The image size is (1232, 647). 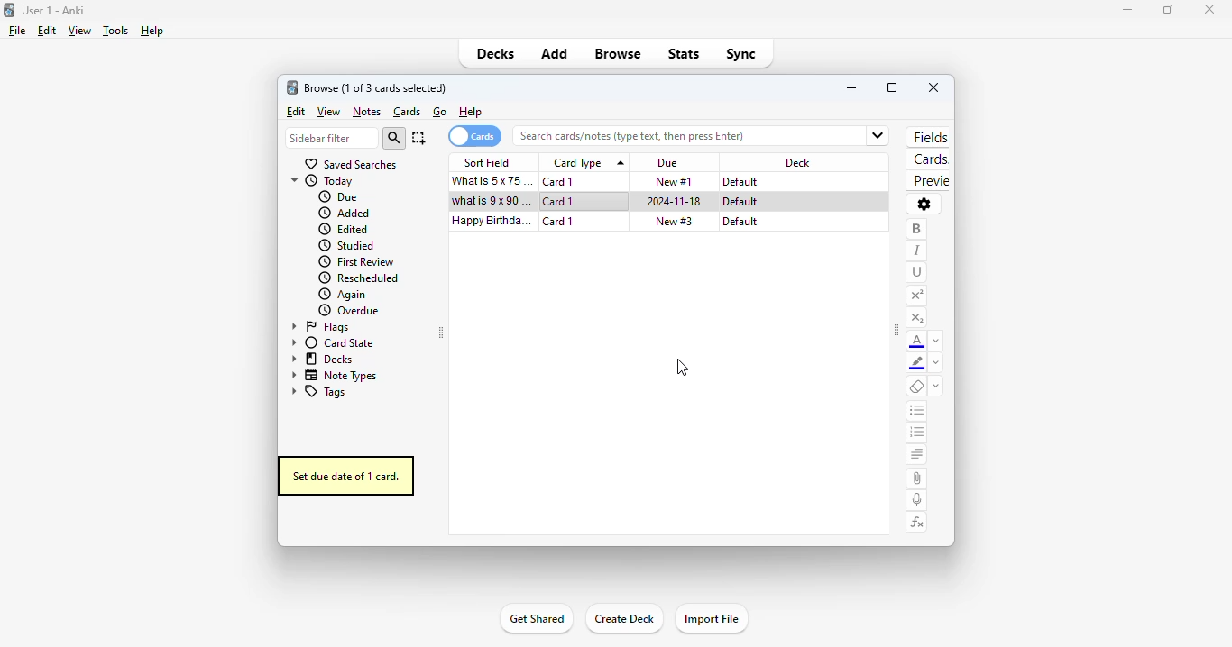 I want to click on remove color, so click(x=936, y=364).